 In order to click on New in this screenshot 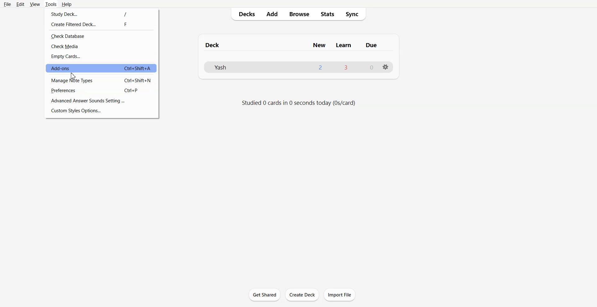, I will do `click(320, 45)`.